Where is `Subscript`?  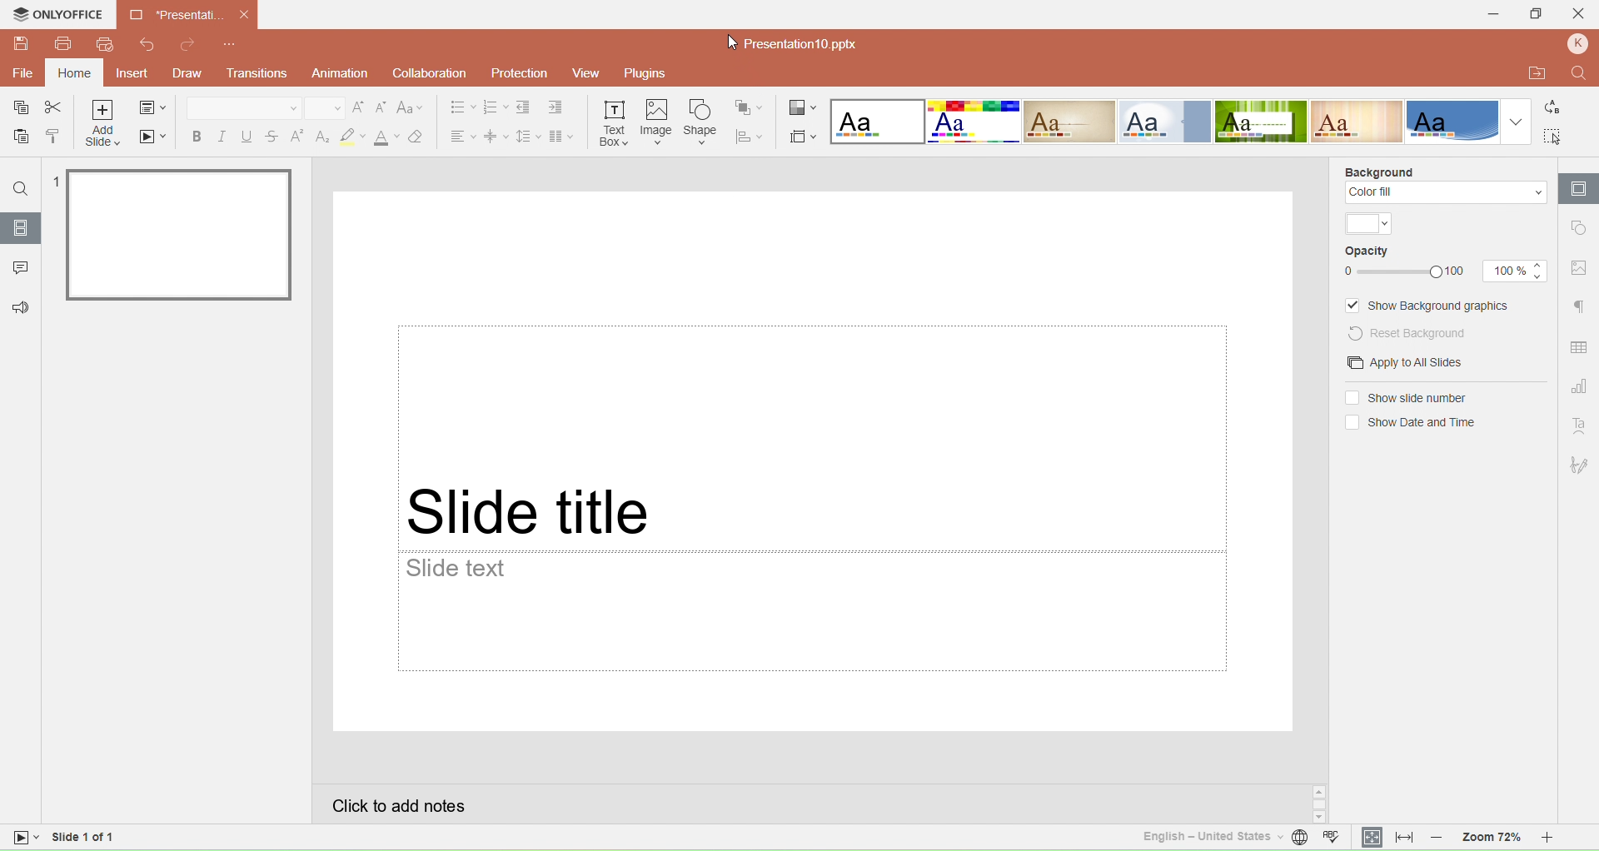
Subscript is located at coordinates (321, 136).